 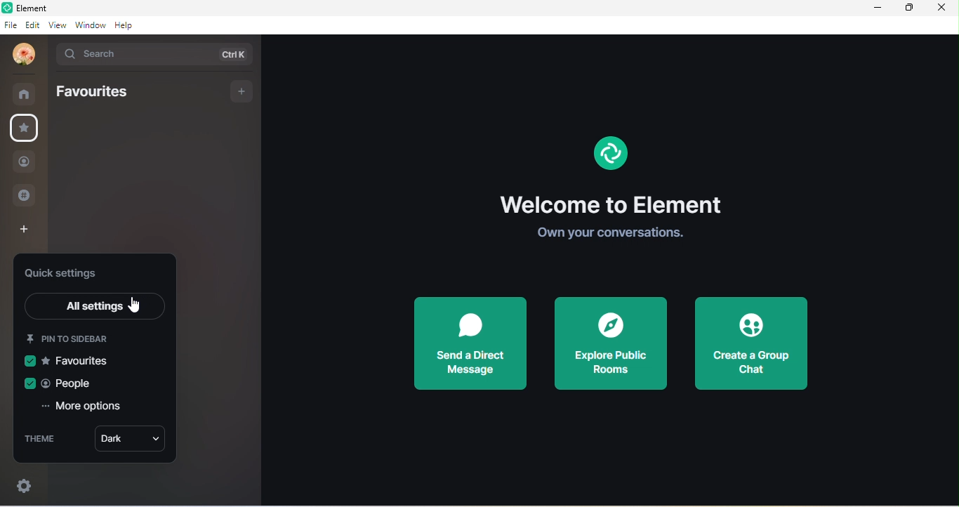 I want to click on favourites, so click(x=93, y=93).